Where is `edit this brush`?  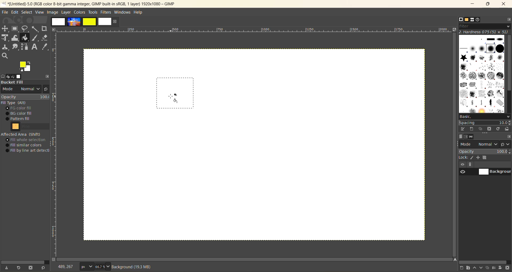 edit this brush is located at coordinates (463, 129).